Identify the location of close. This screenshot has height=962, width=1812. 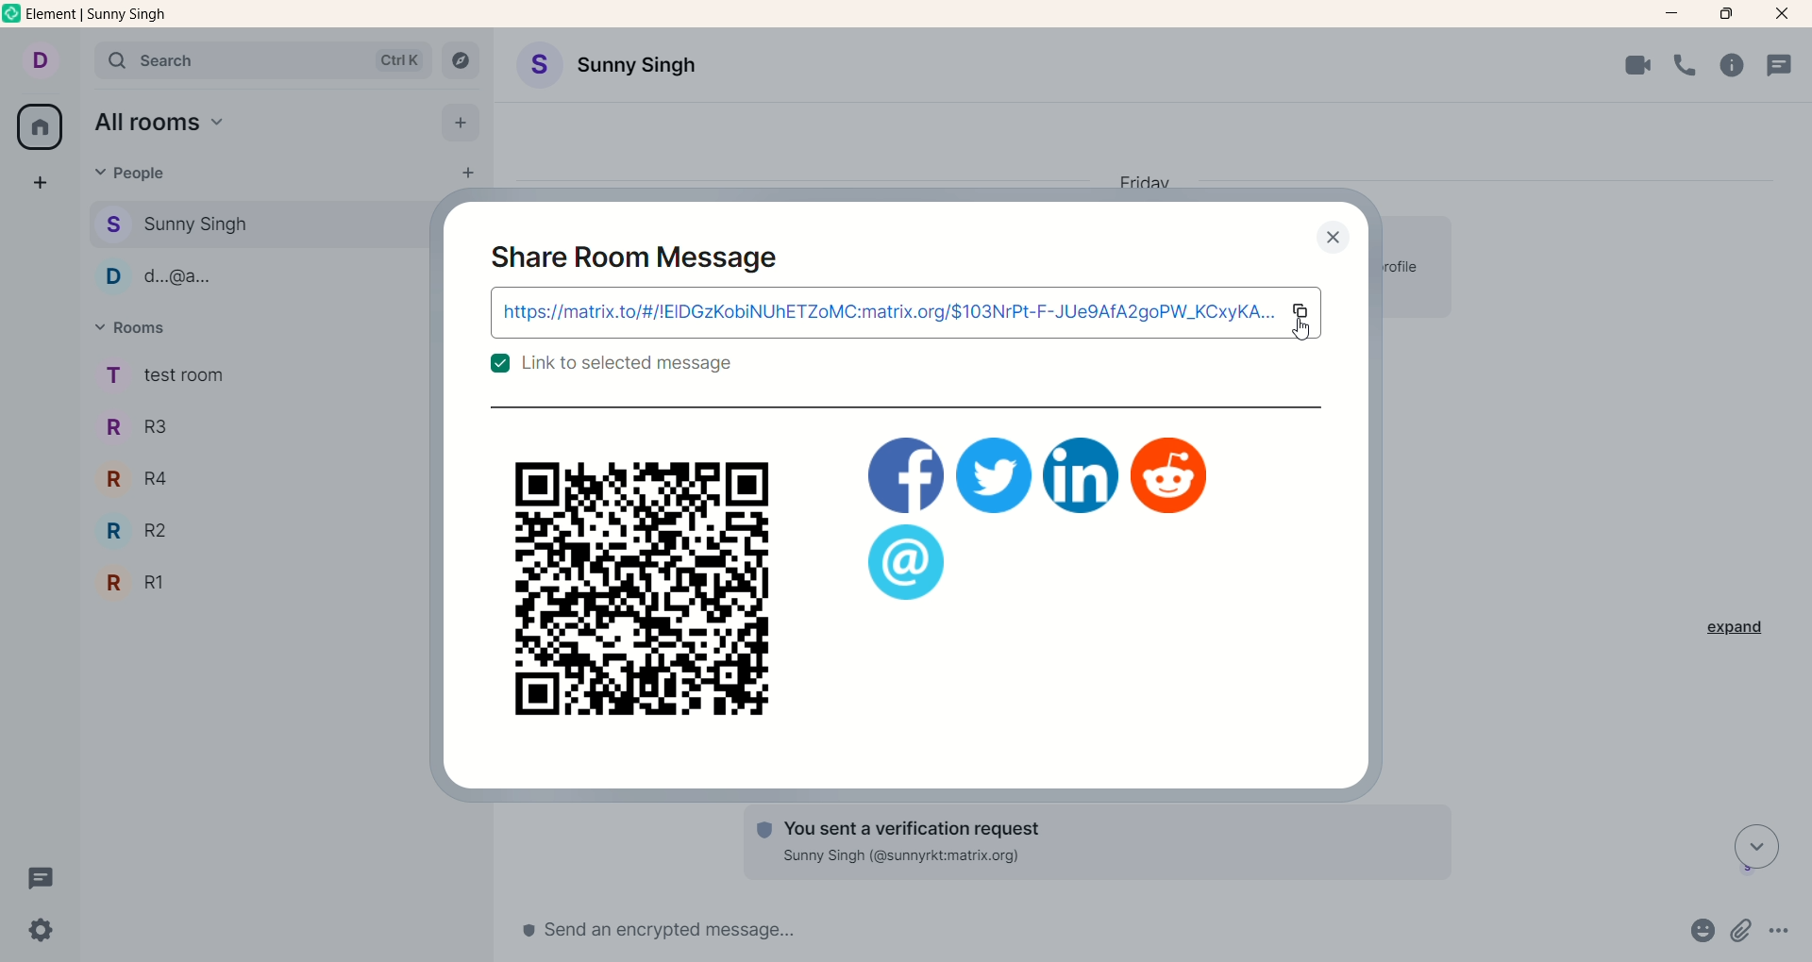
(1785, 14).